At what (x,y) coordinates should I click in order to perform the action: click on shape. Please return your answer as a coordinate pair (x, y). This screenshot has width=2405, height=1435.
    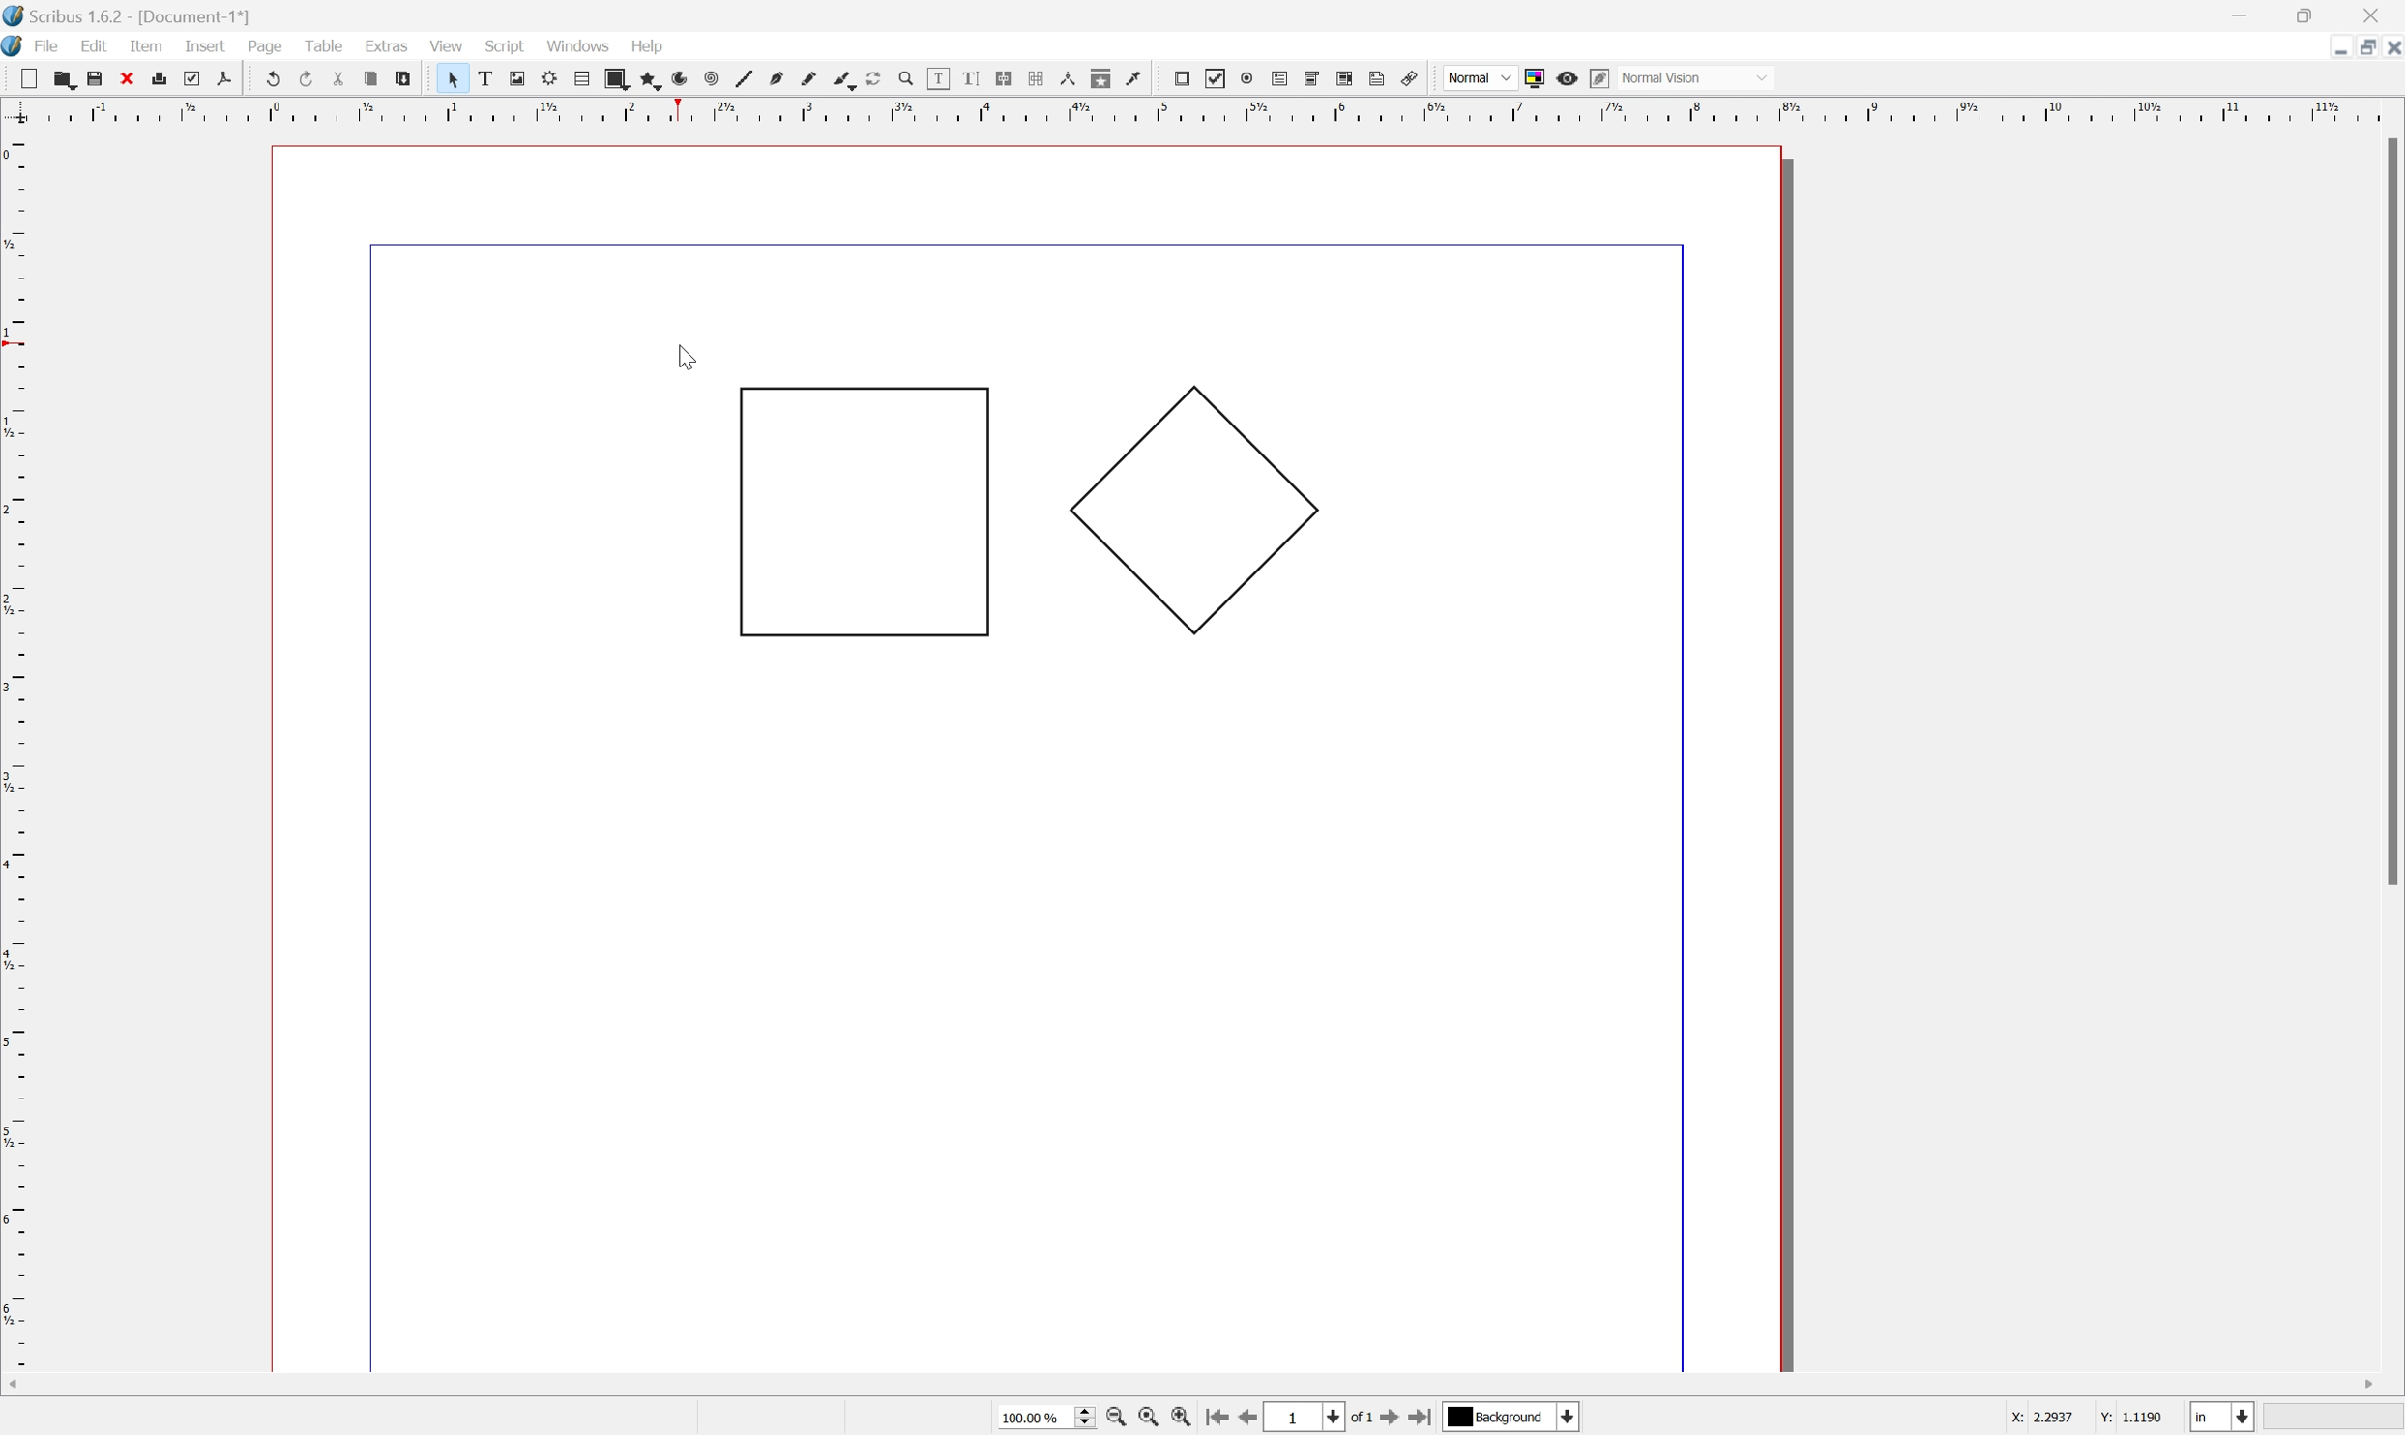
    Looking at the image, I should click on (613, 79).